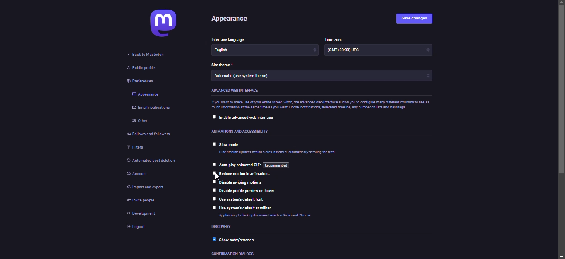  What do you see at coordinates (214, 176) in the screenshot?
I see `cursor` at bounding box center [214, 176].